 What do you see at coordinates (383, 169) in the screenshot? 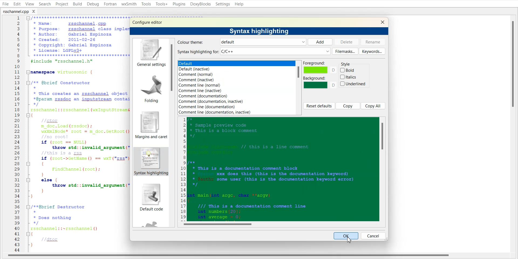
I see `Vertical scroll bar` at bounding box center [383, 169].